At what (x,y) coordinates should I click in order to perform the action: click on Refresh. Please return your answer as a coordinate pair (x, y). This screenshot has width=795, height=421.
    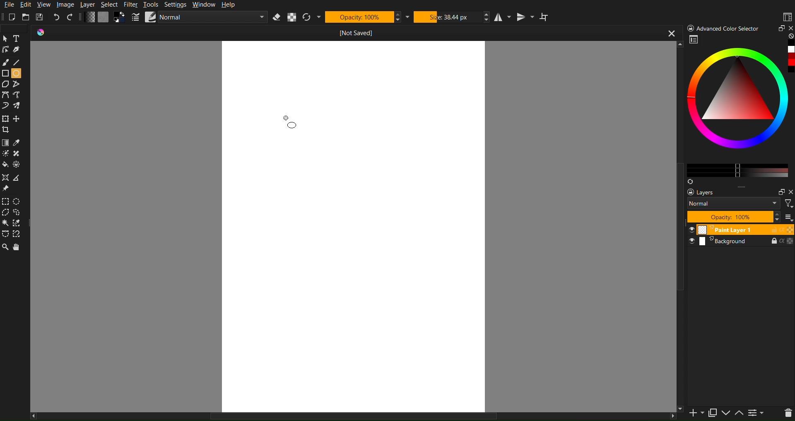
    Looking at the image, I should click on (307, 17).